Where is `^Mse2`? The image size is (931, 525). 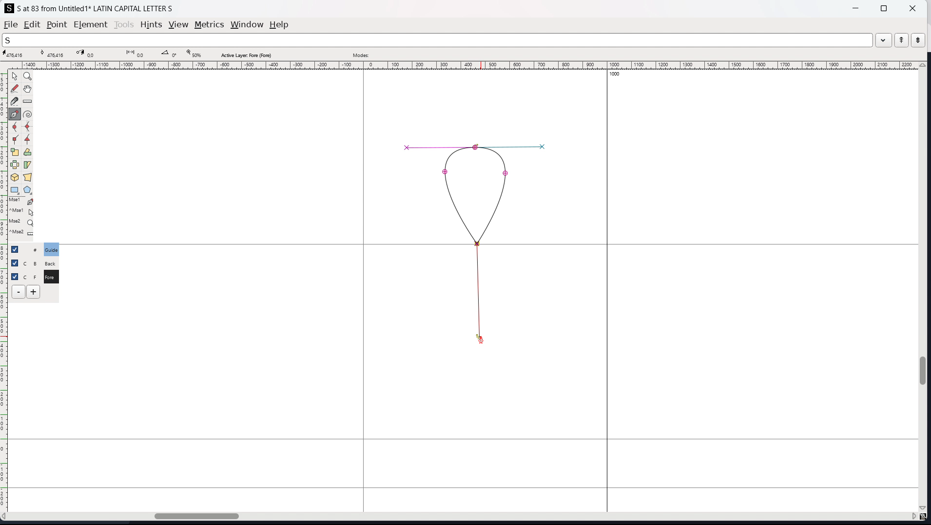
^Mse2 is located at coordinates (22, 234).